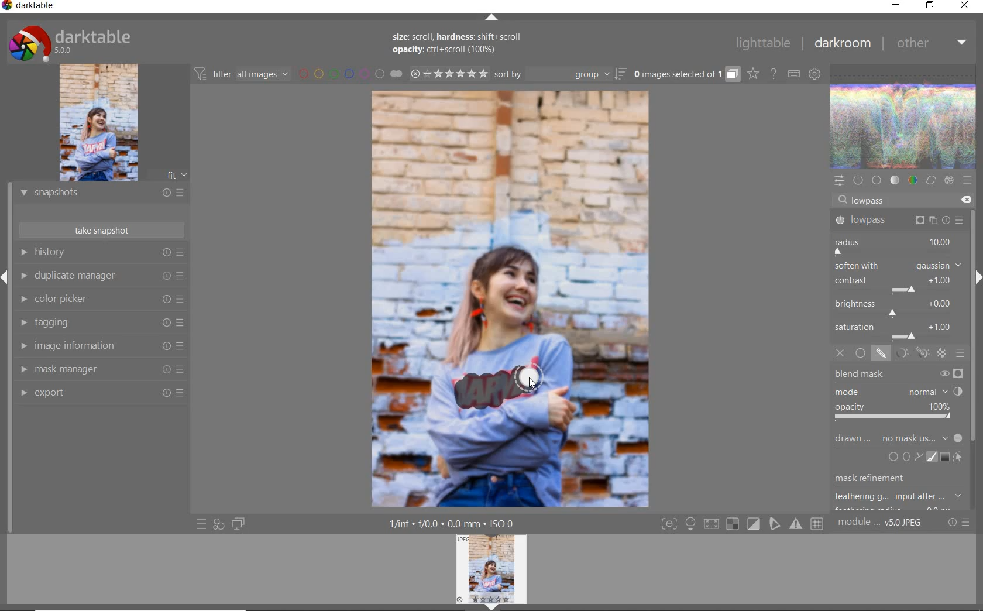 Image resolution: width=983 pixels, height=611 pixels. I want to click on history, so click(105, 253).